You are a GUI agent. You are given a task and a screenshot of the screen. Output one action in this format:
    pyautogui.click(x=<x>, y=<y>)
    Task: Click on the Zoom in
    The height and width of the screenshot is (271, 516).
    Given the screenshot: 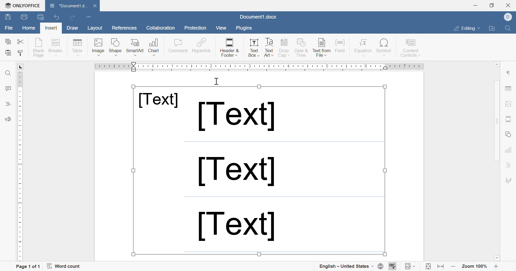 What is the action you would take?
    pyautogui.click(x=496, y=267)
    